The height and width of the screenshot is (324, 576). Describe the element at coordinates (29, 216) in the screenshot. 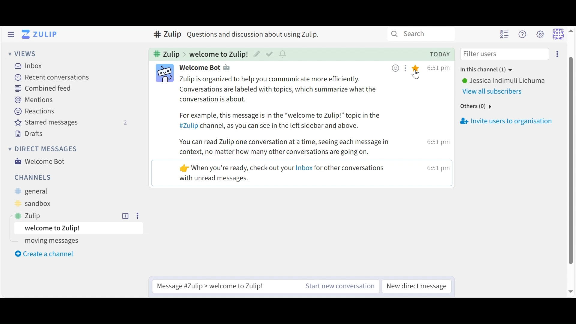

I see `Zulip` at that location.